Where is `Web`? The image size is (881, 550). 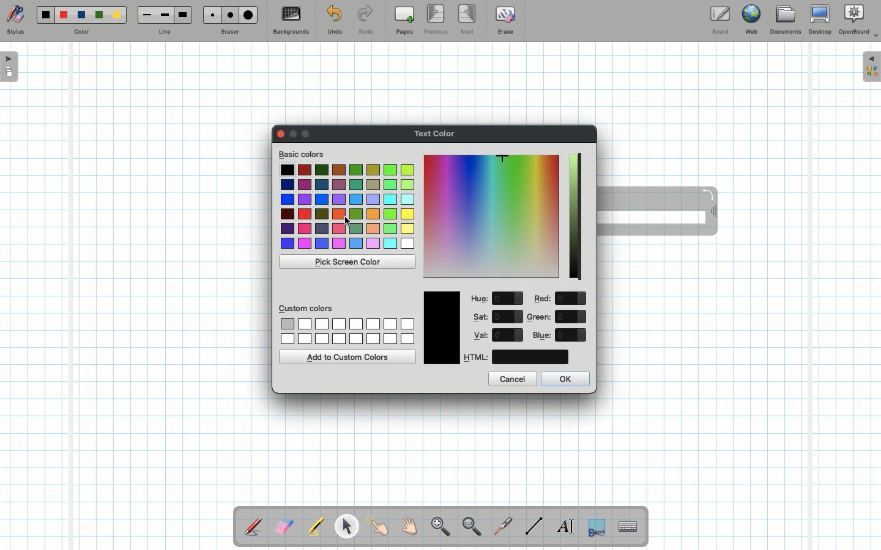 Web is located at coordinates (751, 22).